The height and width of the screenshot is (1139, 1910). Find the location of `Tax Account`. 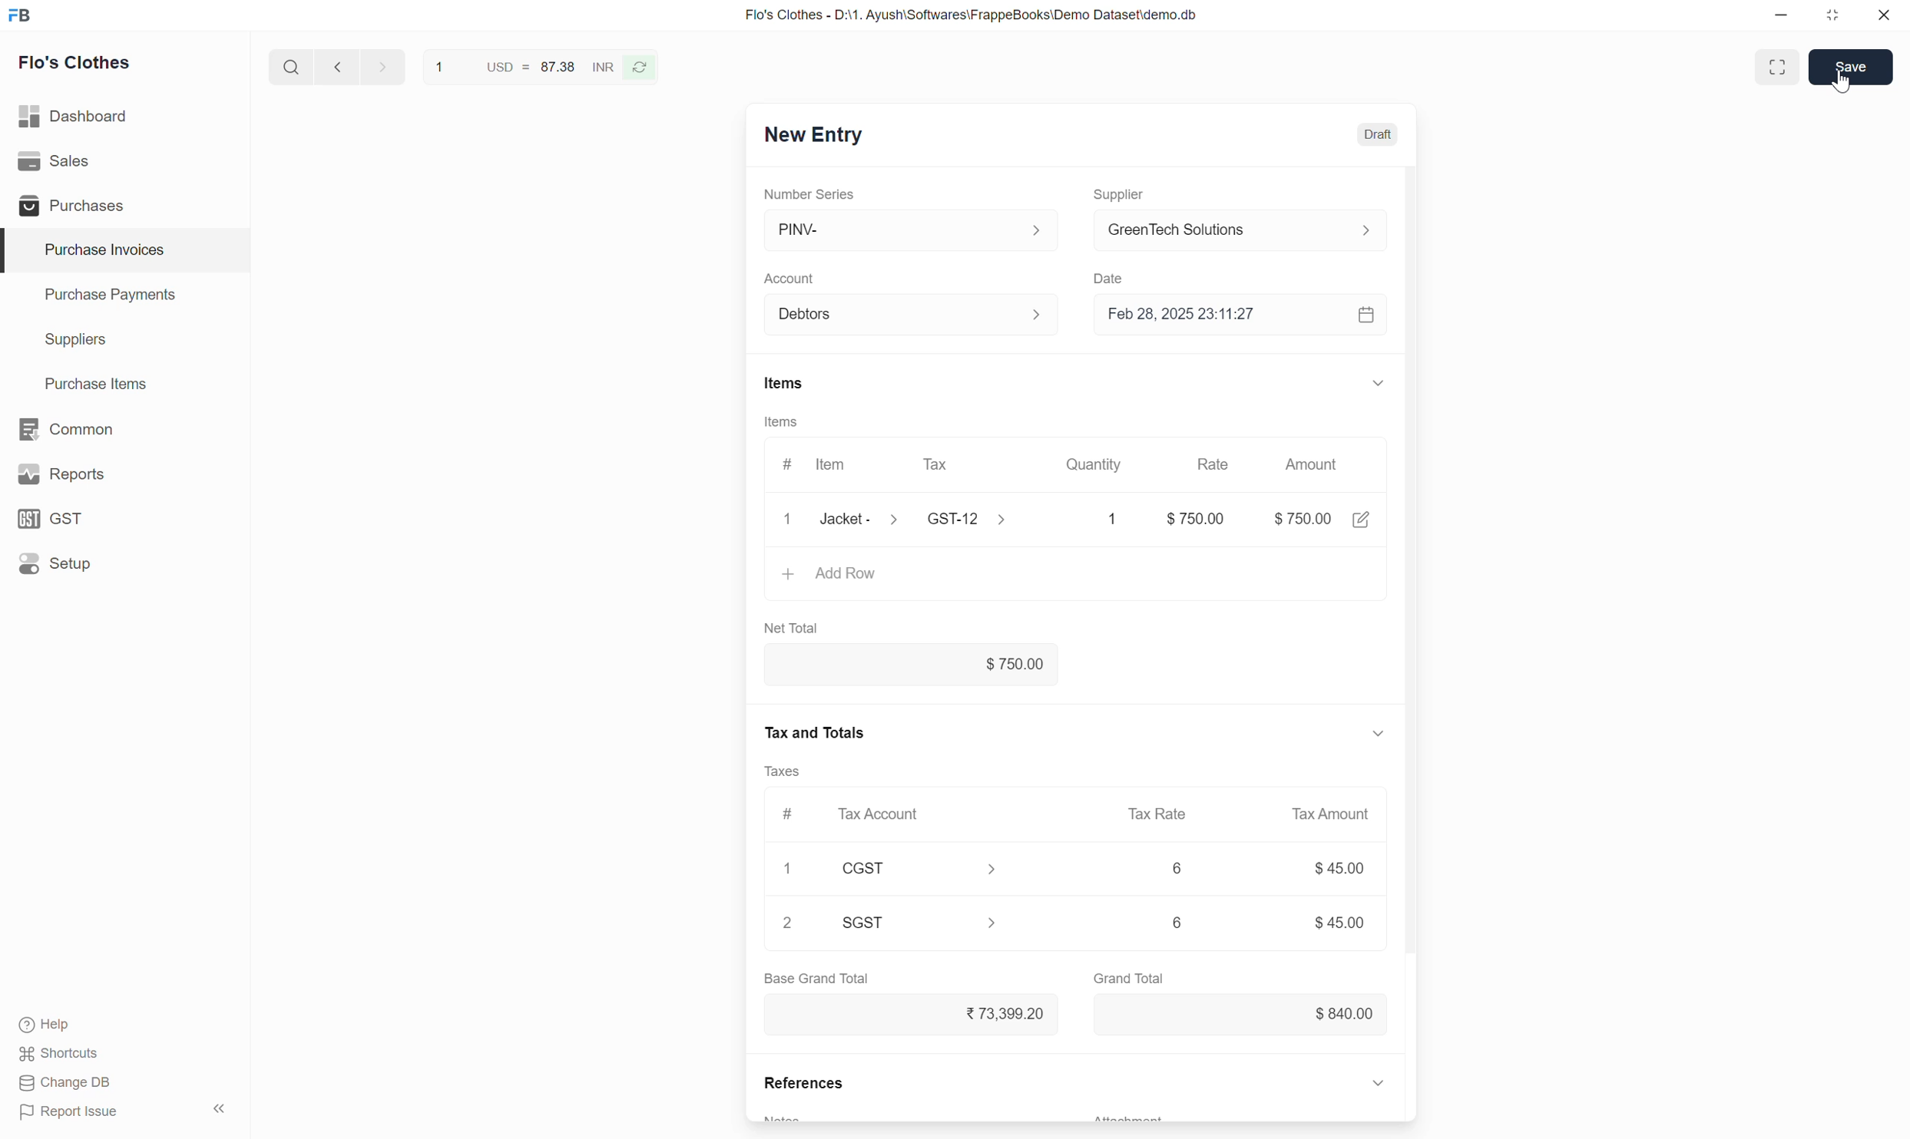

Tax Account is located at coordinates (918, 814).